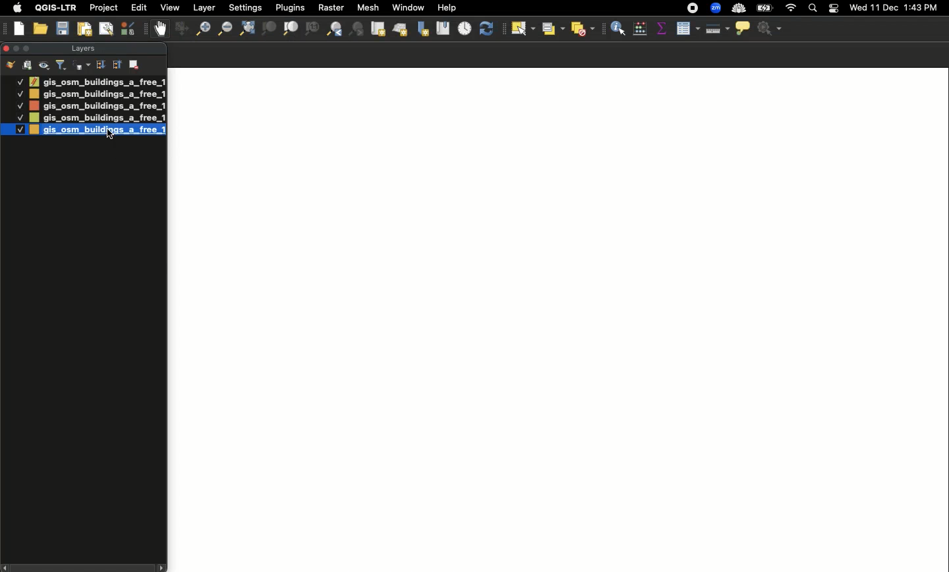 The width and height of the screenshot is (949, 572). Describe the element at coordinates (98, 132) in the screenshot. I see `gis_osm_buildings_a_free_1` at that location.